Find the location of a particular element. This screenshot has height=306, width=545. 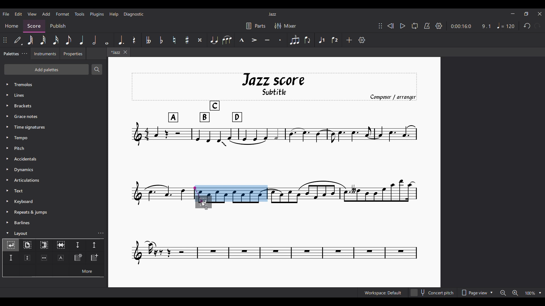

Tools menu is located at coordinates (79, 14).